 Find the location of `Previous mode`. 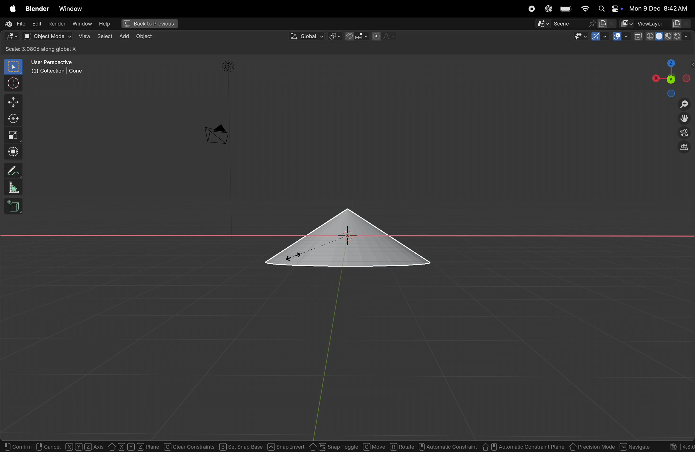

Previous mode is located at coordinates (592, 447).